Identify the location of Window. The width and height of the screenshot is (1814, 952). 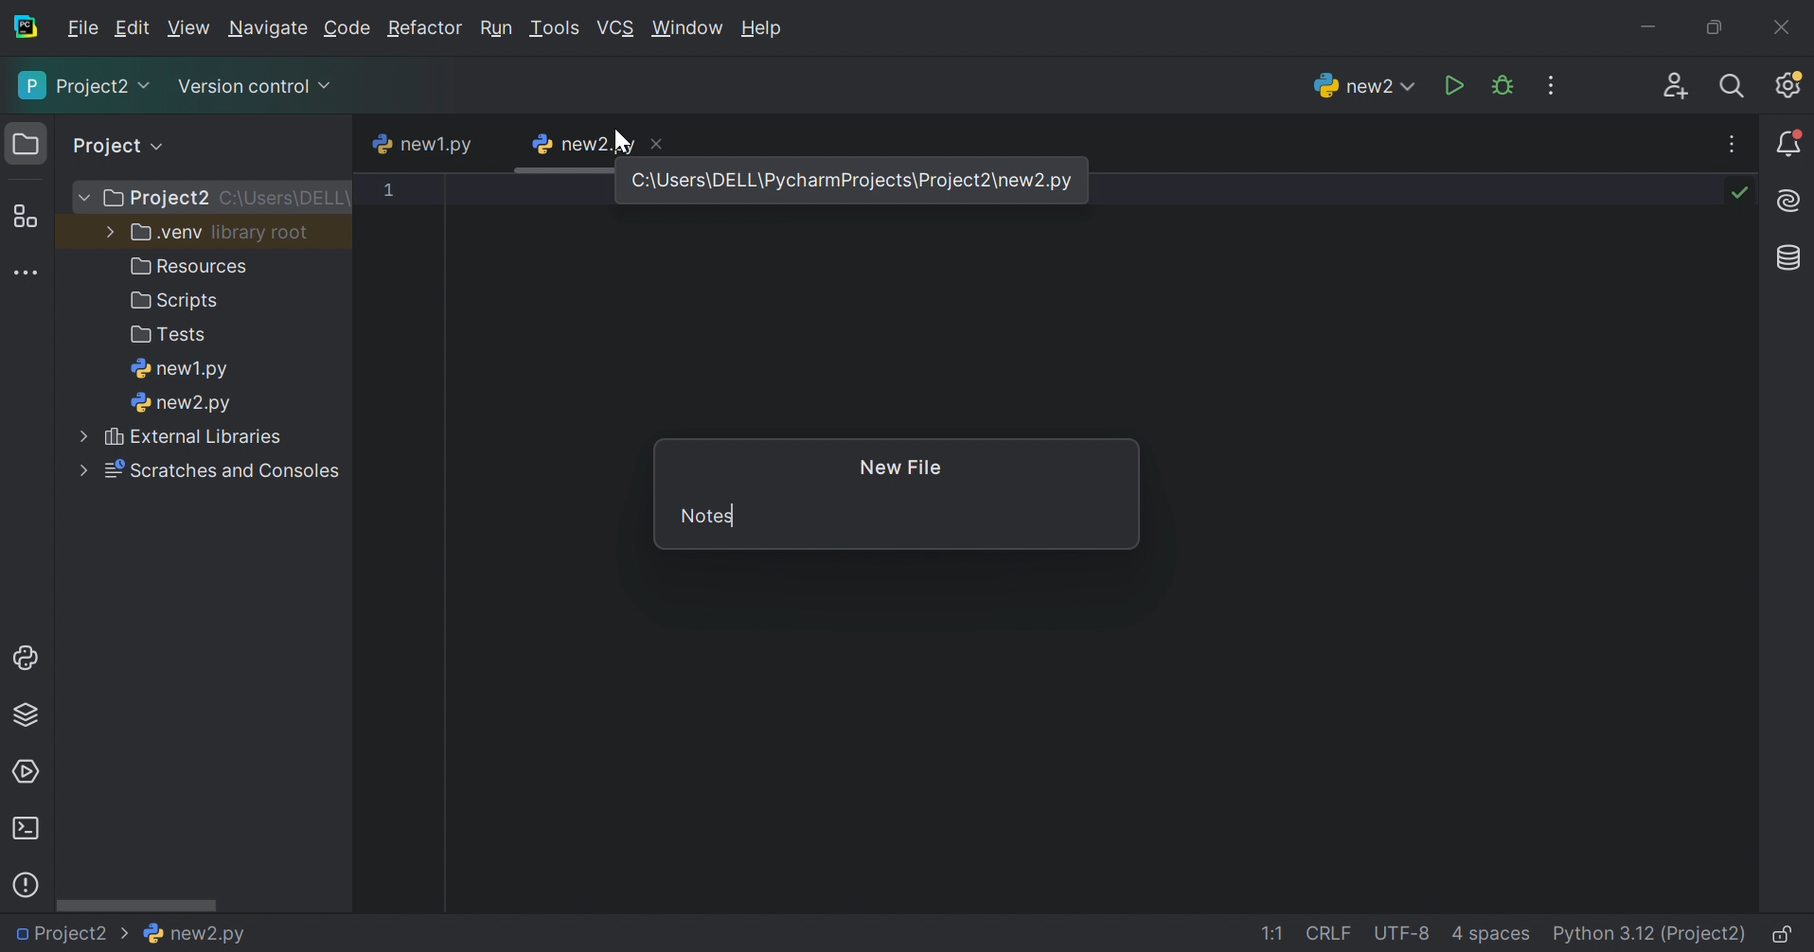
(686, 28).